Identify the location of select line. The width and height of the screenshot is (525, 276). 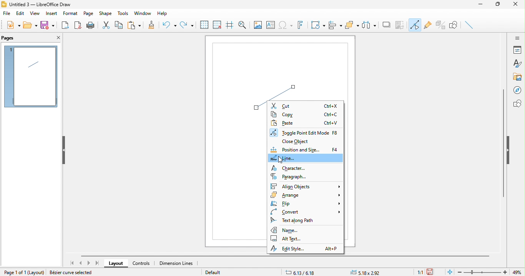
(285, 85).